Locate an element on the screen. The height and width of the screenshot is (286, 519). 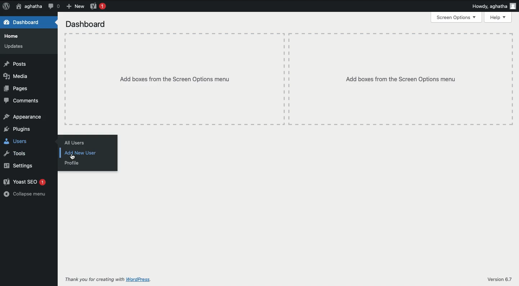
Yoast is located at coordinates (97, 6).